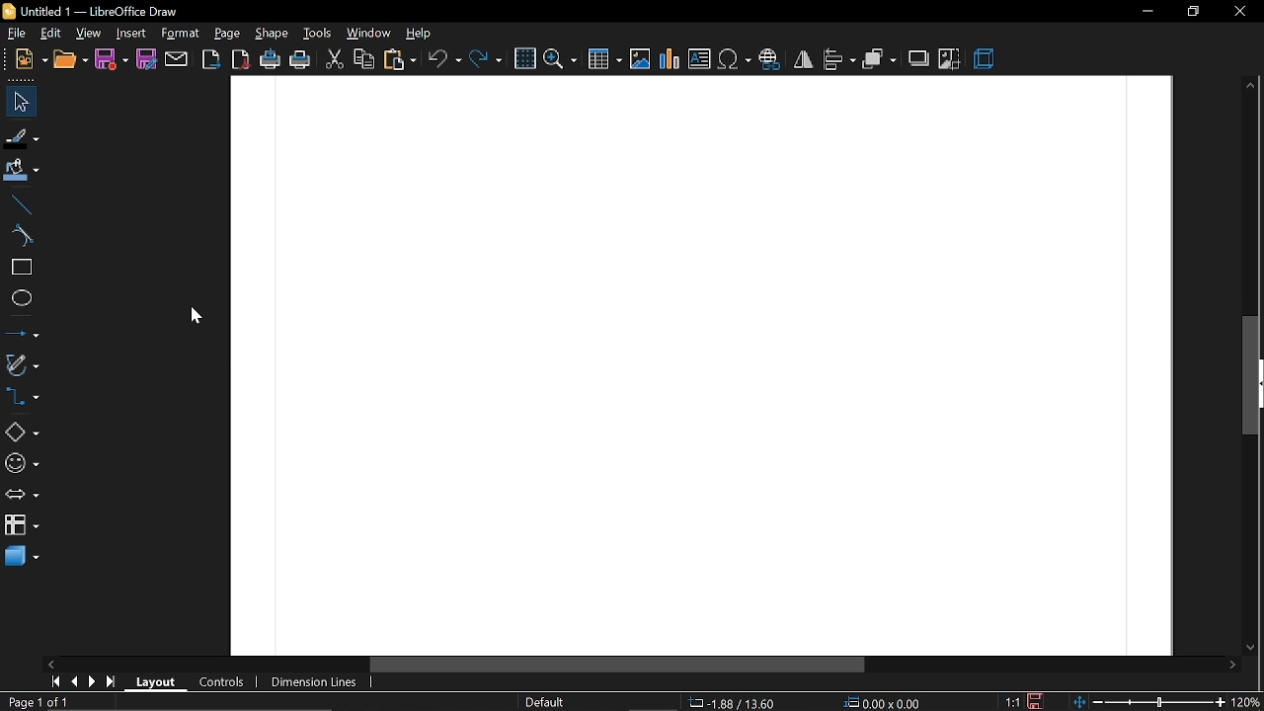 The height and width of the screenshot is (711, 1264). Describe the element at coordinates (40, 702) in the screenshot. I see `Page 1 of 1` at that location.